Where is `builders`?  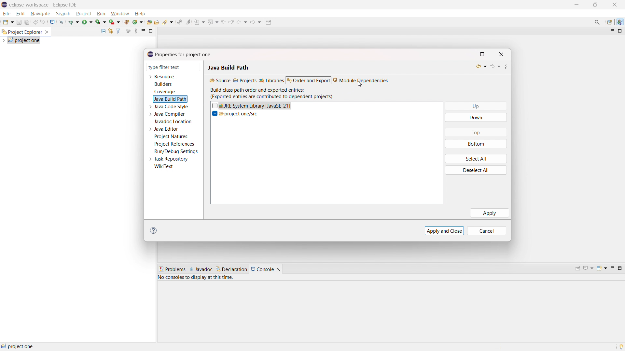 builders is located at coordinates (163, 84).